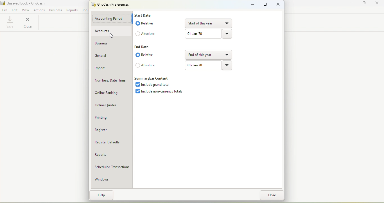 This screenshot has width=384, height=203. I want to click on GnuCash preferneces, so click(110, 4).